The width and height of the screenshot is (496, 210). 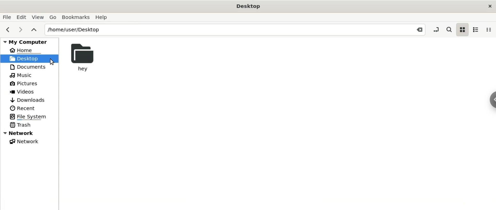 What do you see at coordinates (106, 17) in the screenshot?
I see `Help` at bounding box center [106, 17].